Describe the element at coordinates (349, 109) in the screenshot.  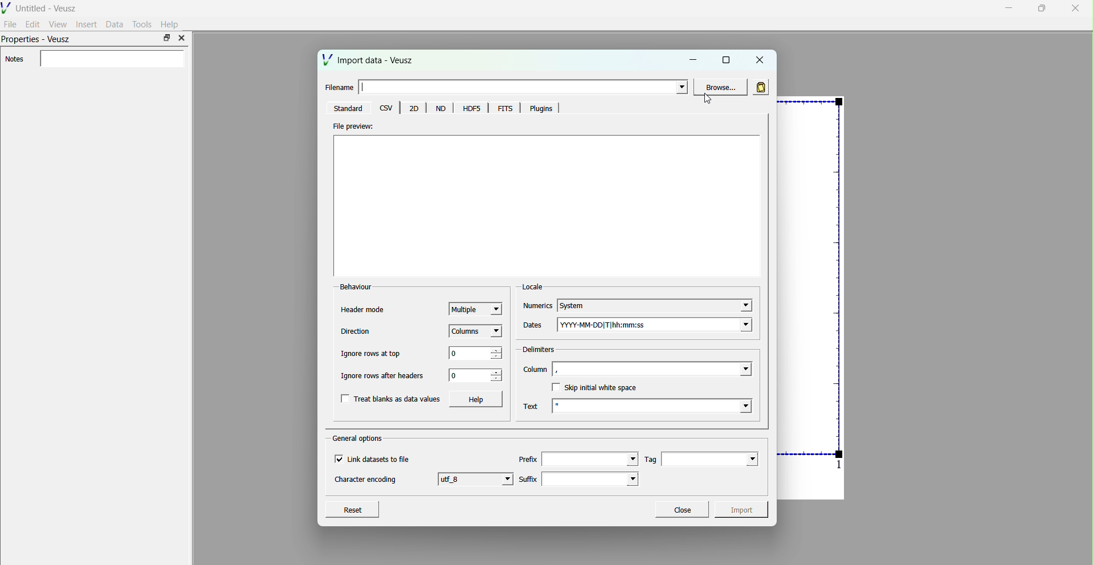
I see `‘Standard` at that location.